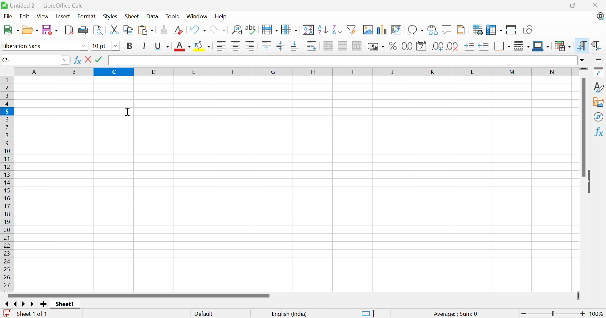  Describe the element at coordinates (130, 47) in the screenshot. I see `Bold` at that location.